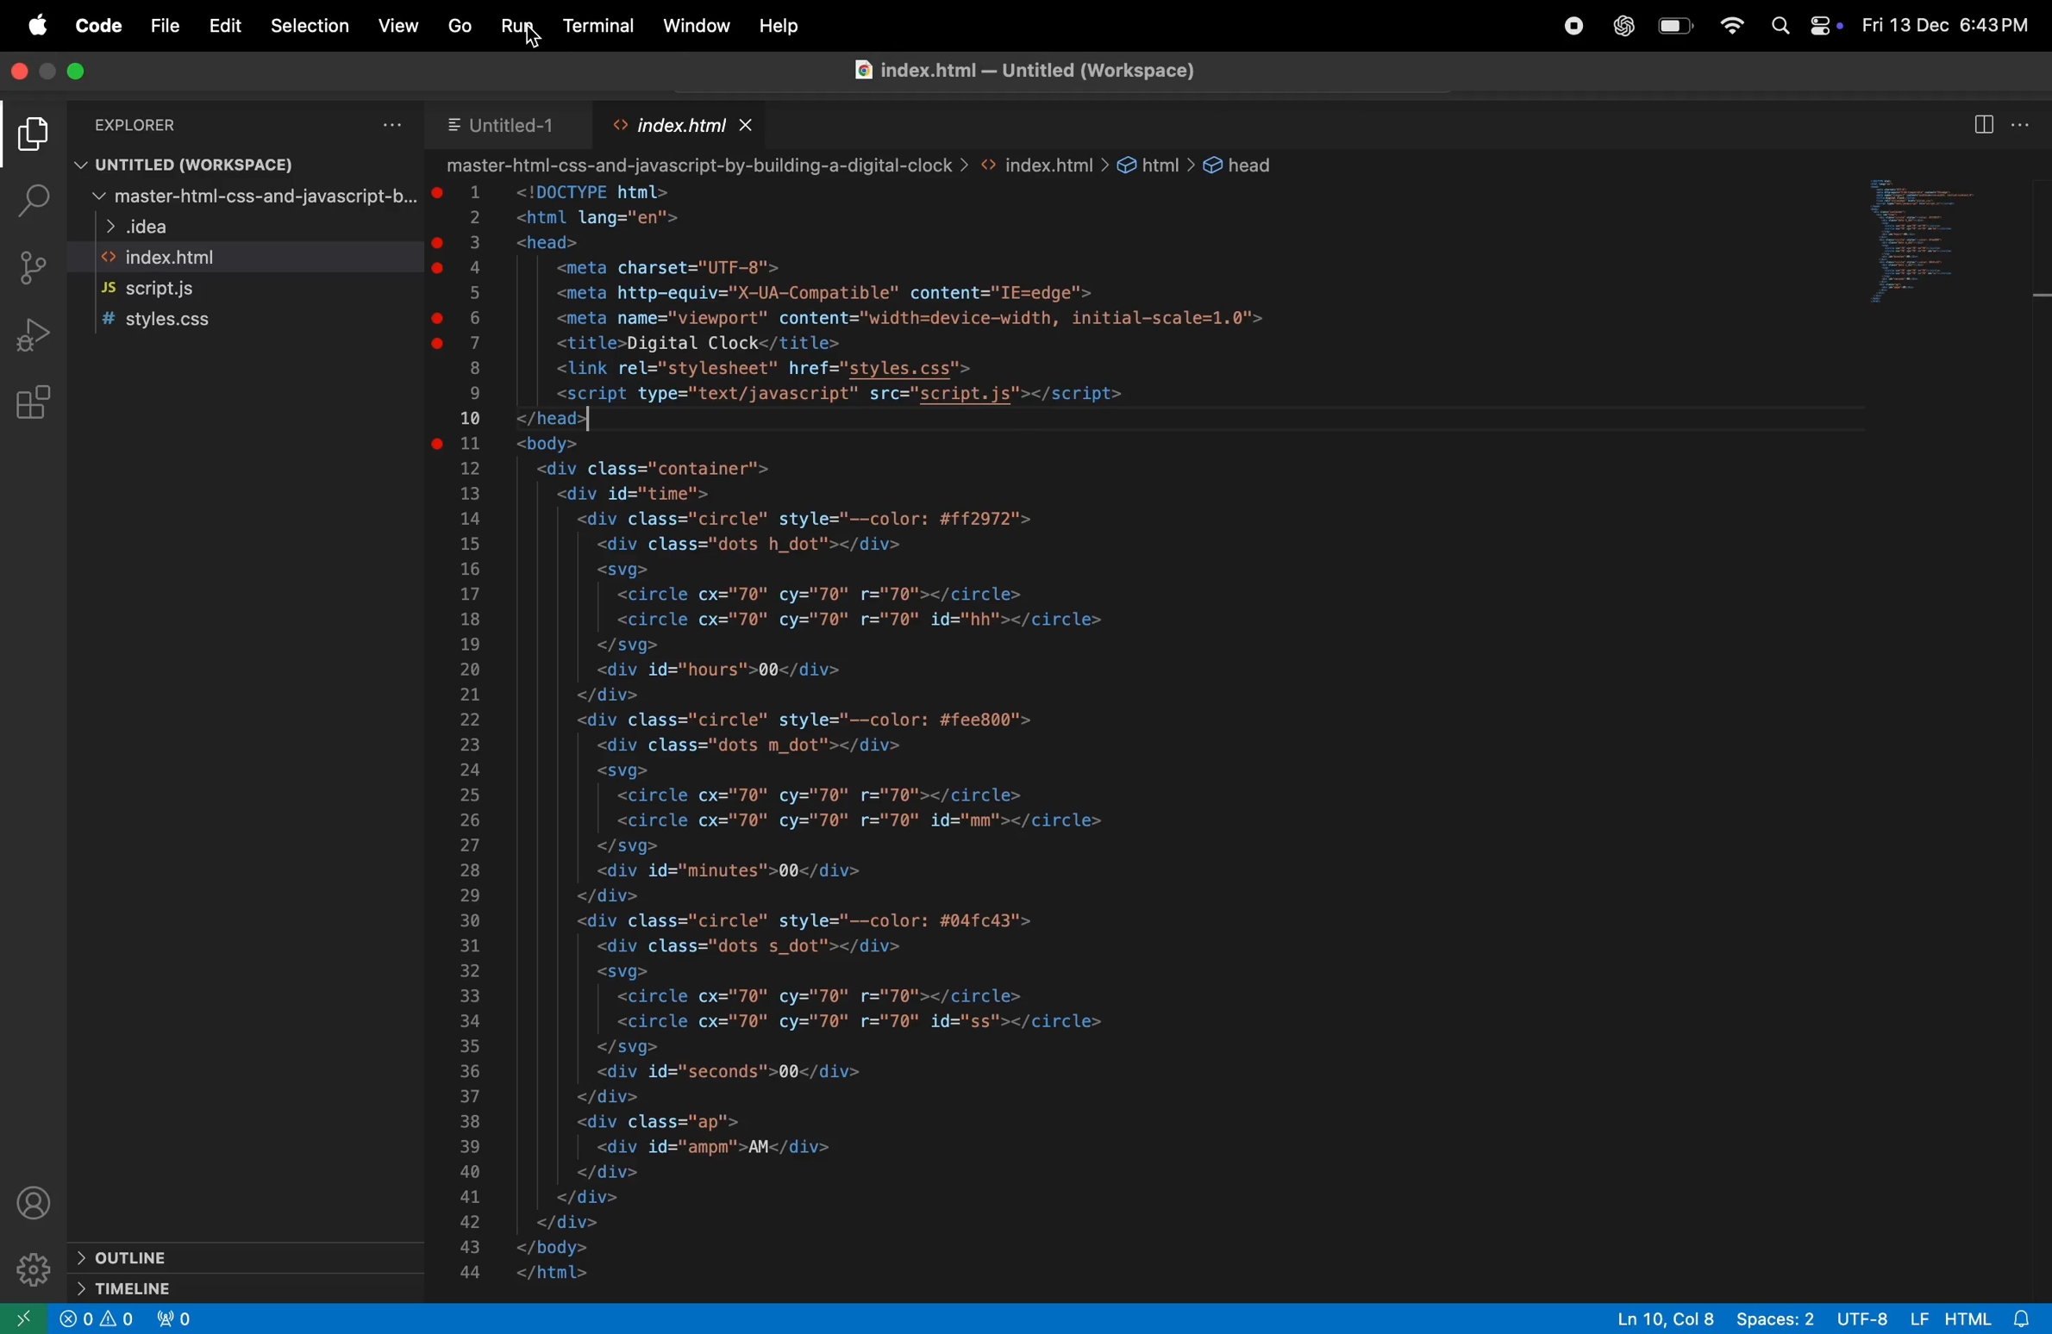 This screenshot has width=2052, height=1334. I want to click on window, so click(697, 26).